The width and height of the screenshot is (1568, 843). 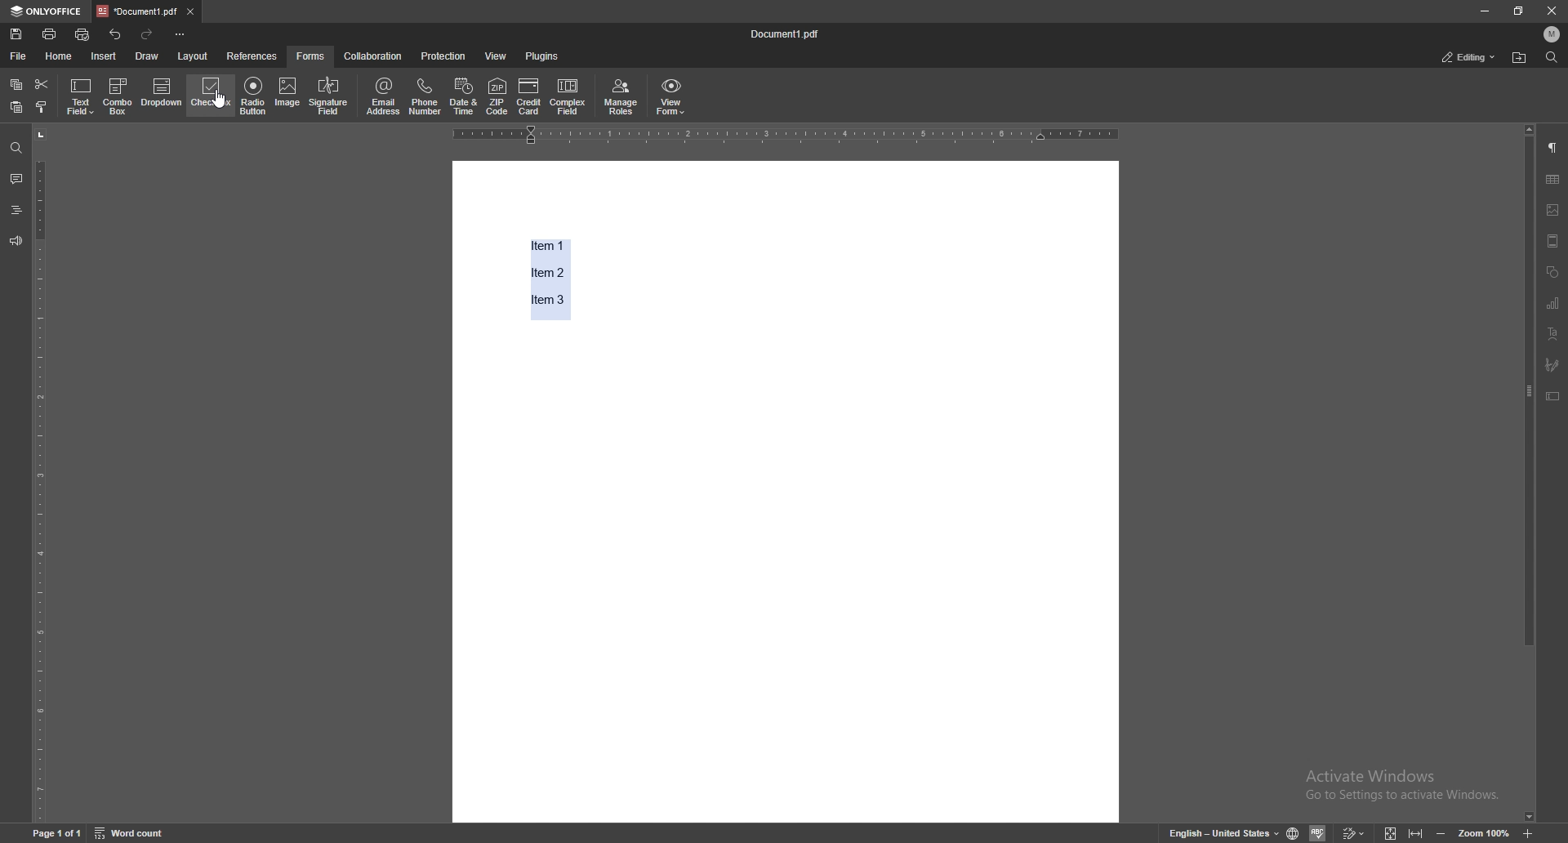 I want to click on change text language, so click(x=1223, y=832).